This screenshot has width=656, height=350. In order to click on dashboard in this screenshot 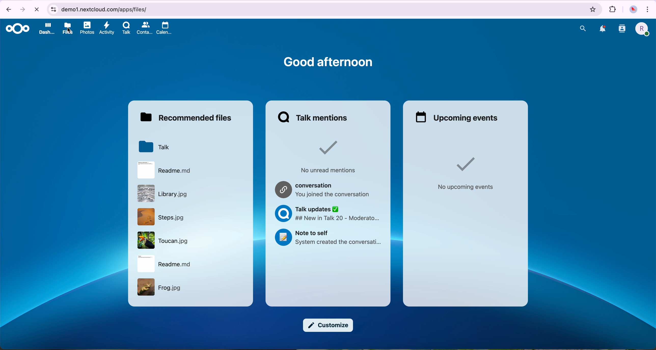, I will do `click(46, 30)`.